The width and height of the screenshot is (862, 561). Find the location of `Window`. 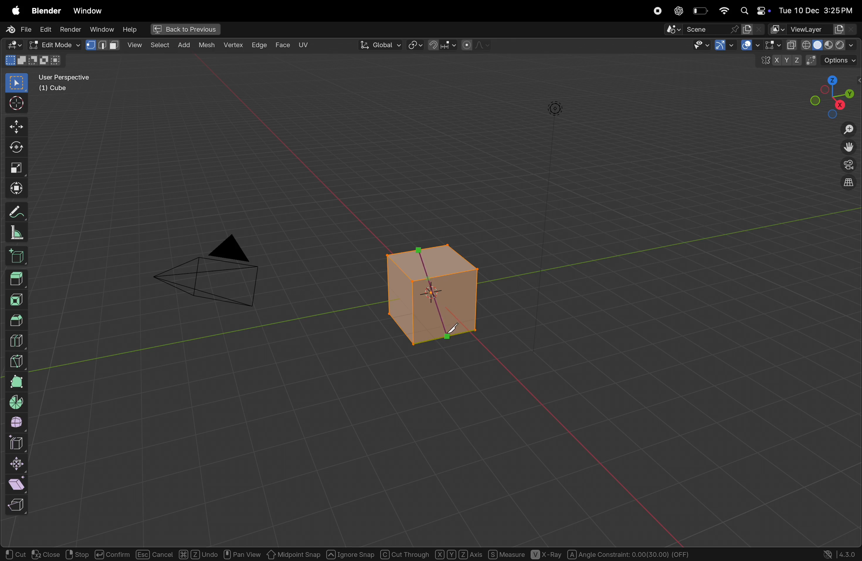

Window is located at coordinates (101, 29).